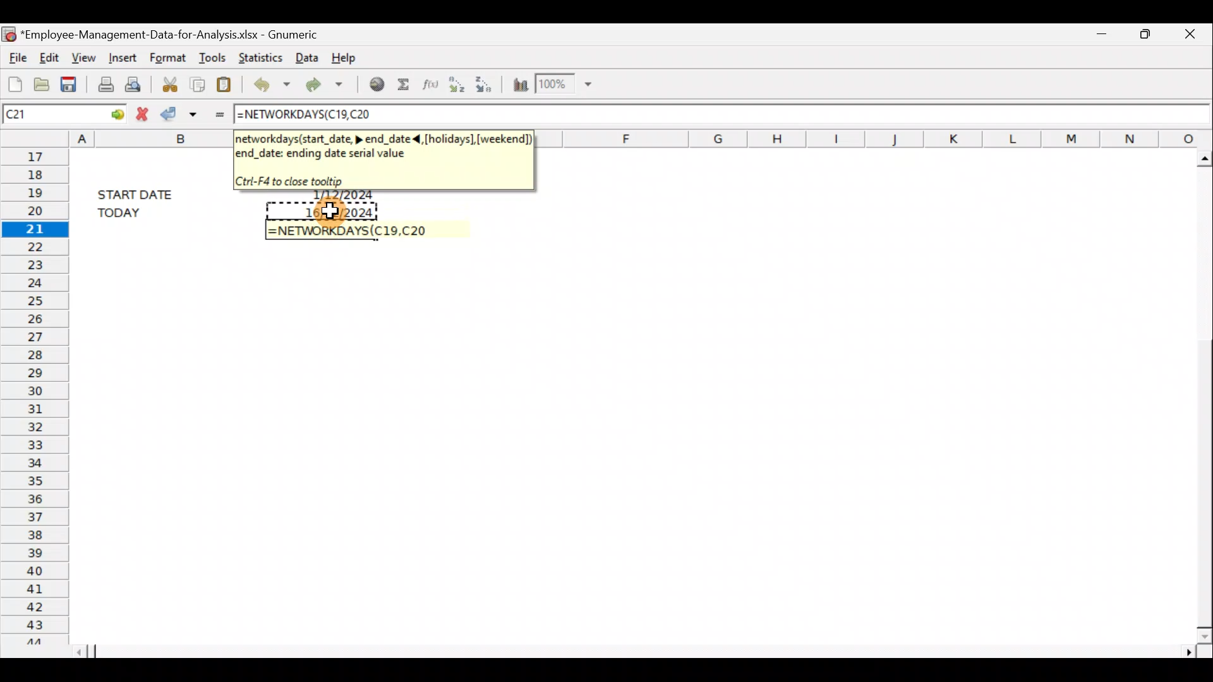 The width and height of the screenshot is (1213, 682). Describe the element at coordinates (33, 395) in the screenshot. I see `Rows` at that location.